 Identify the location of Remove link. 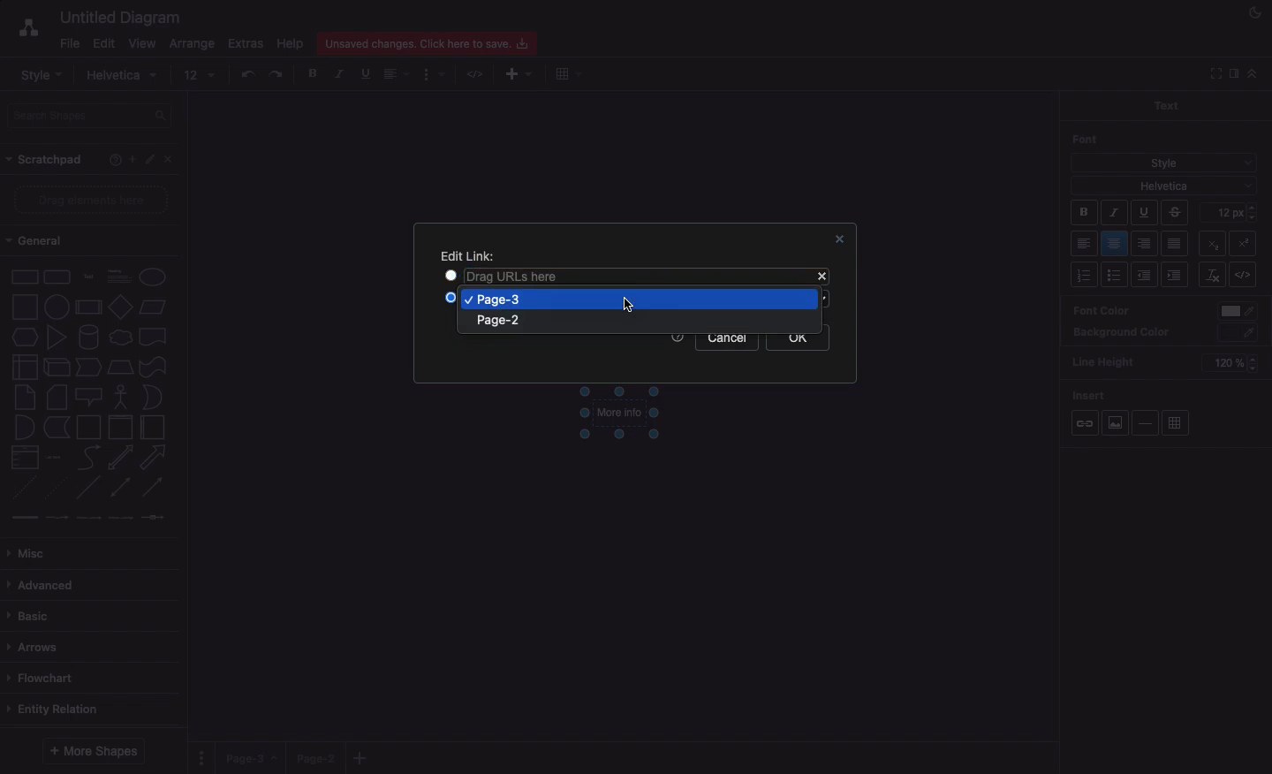
(1212, 275).